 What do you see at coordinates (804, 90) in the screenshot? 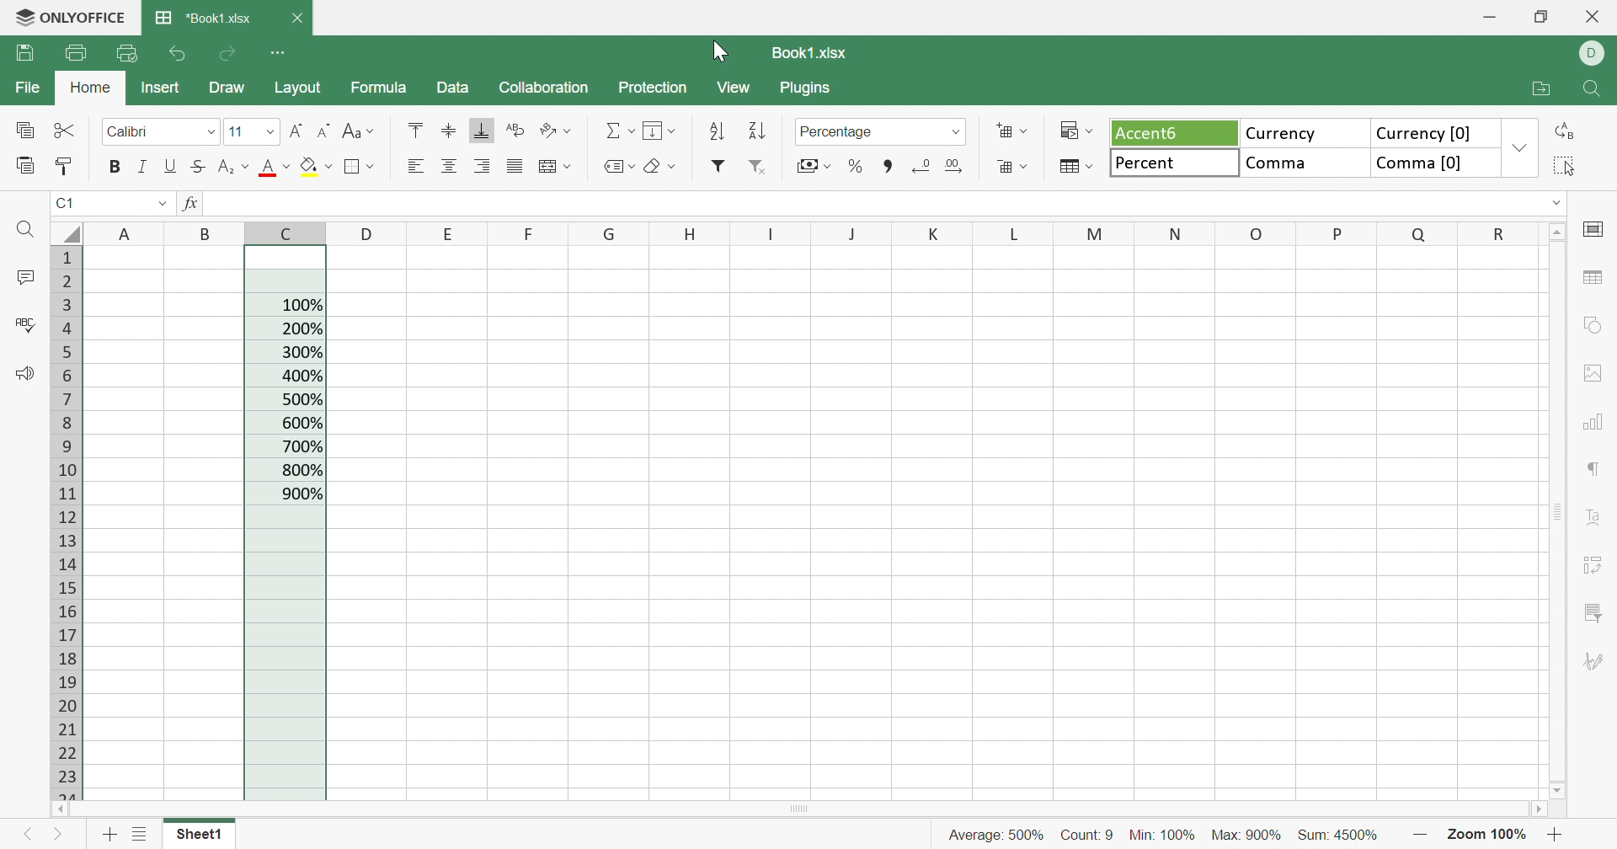
I see `Plugins` at bounding box center [804, 90].